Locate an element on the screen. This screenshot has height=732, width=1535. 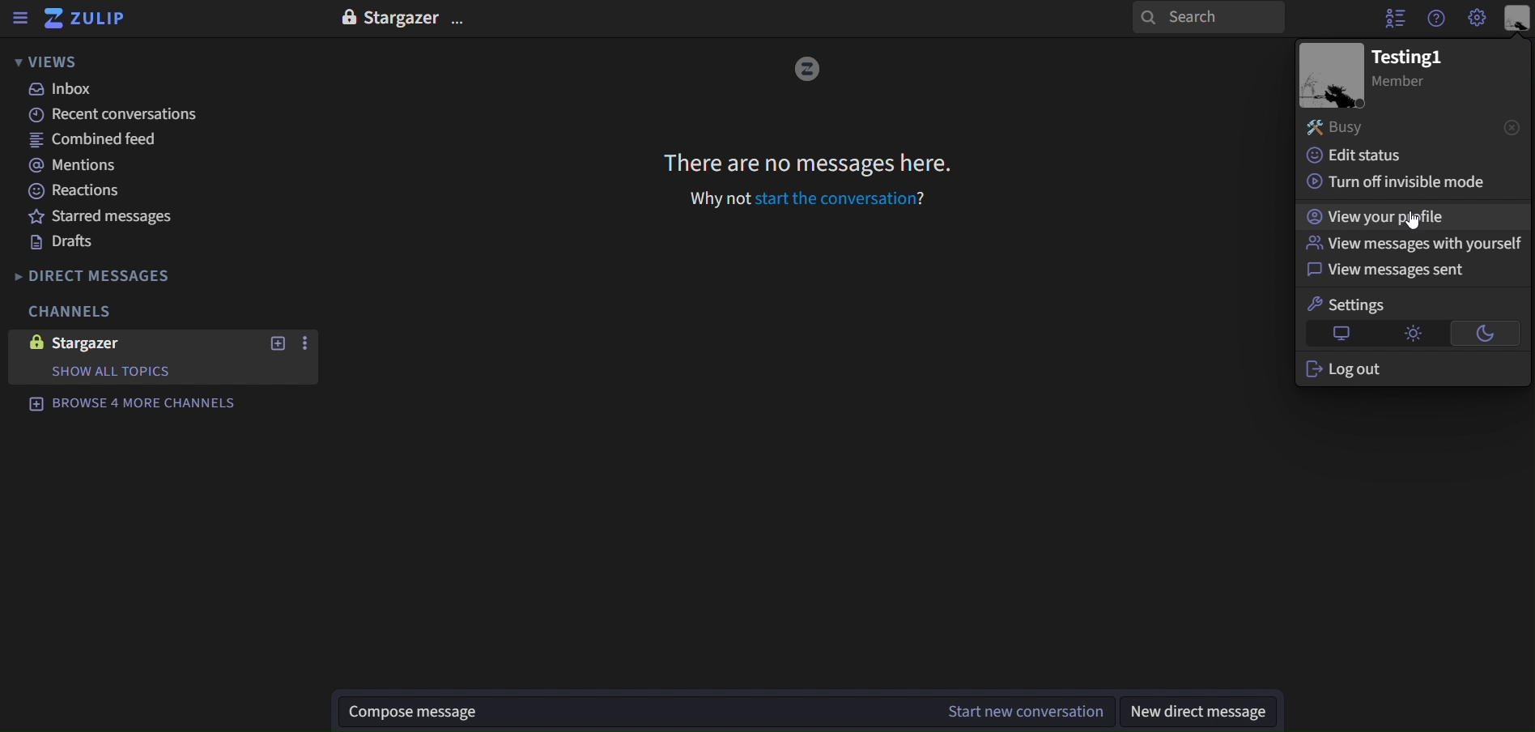
views is located at coordinates (45, 63).